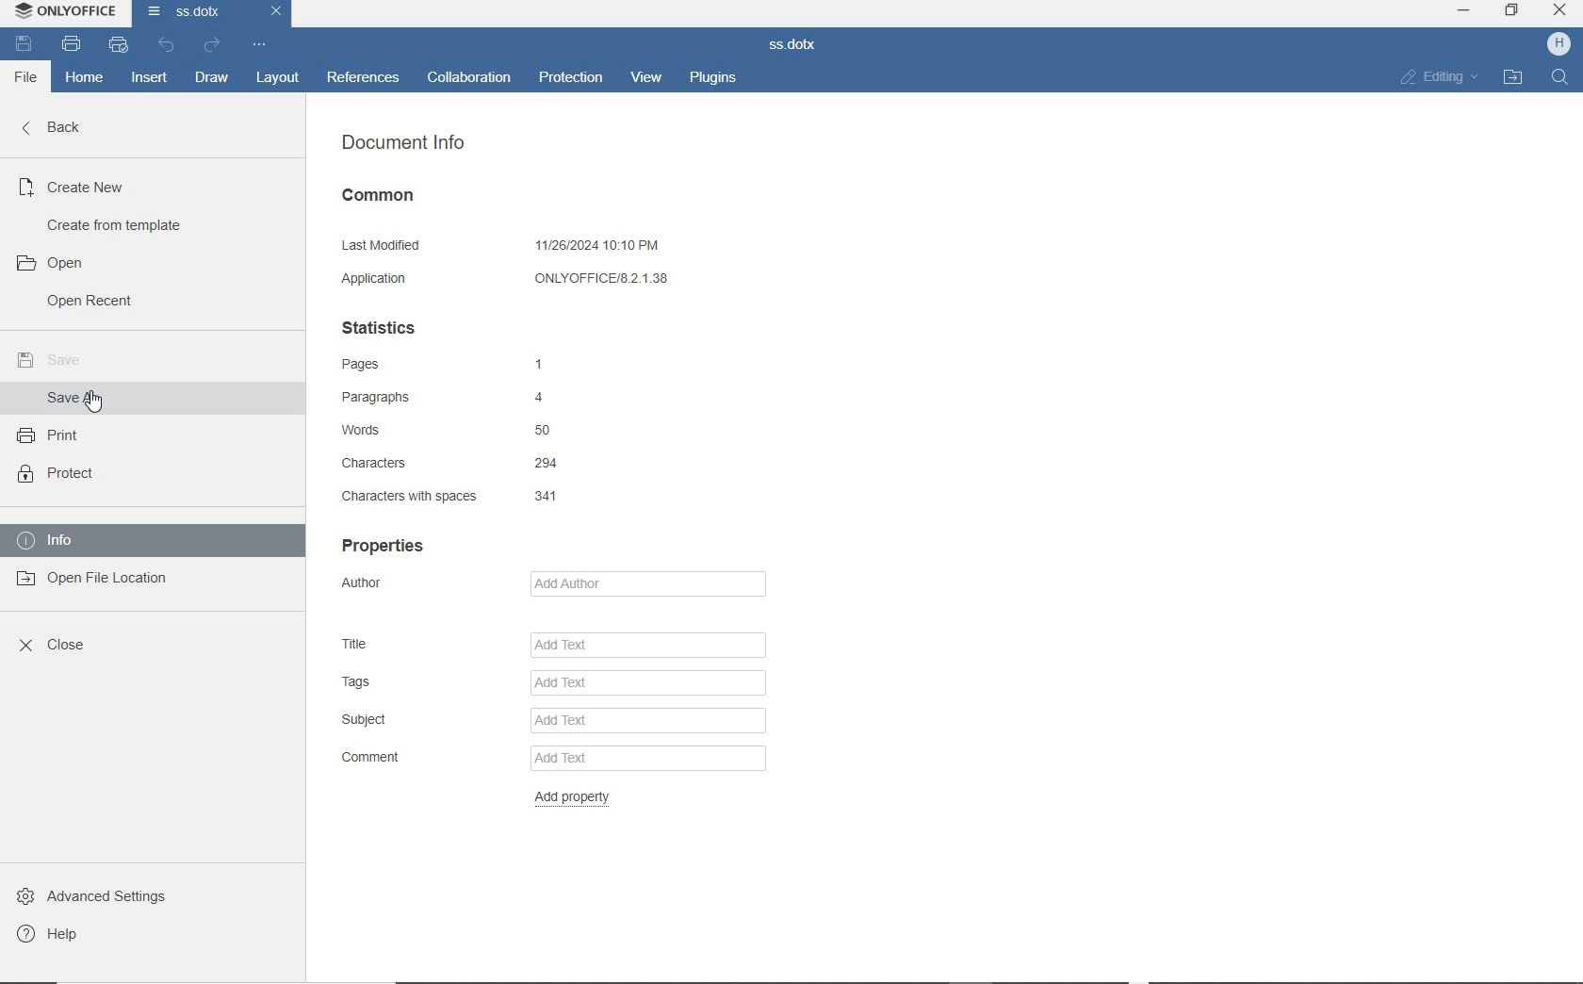 The image size is (1583, 984). Describe the element at coordinates (713, 78) in the screenshot. I see `PLUGINS` at that location.